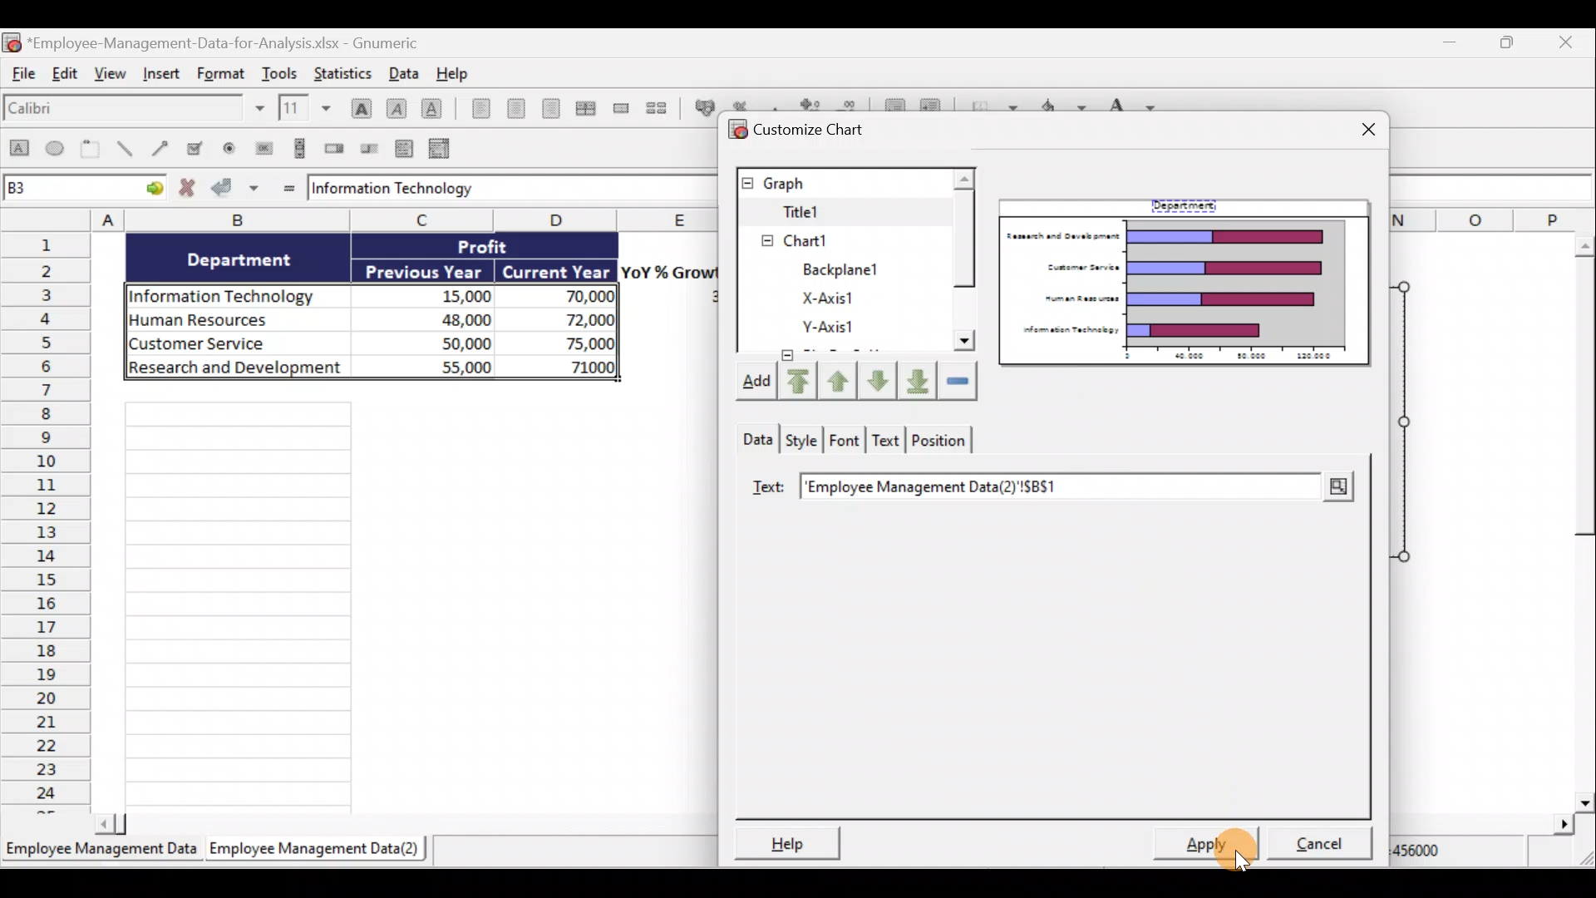 The height and width of the screenshot is (898, 1596). Describe the element at coordinates (624, 108) in the screenshot. I see `Merge a range of cells` at that location.